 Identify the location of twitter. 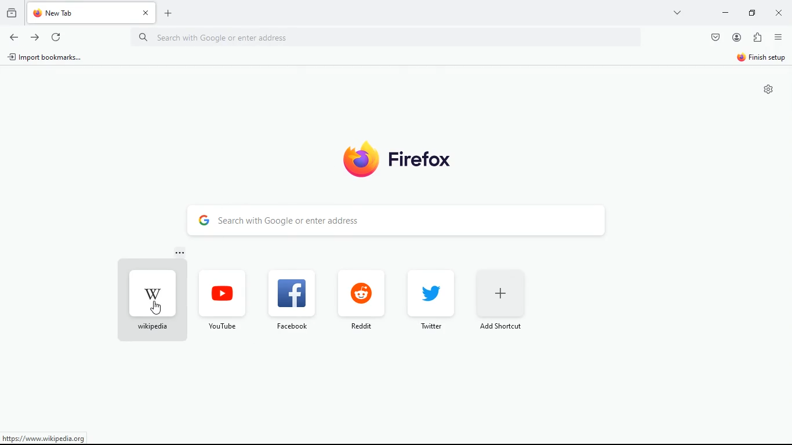
(428, 326).